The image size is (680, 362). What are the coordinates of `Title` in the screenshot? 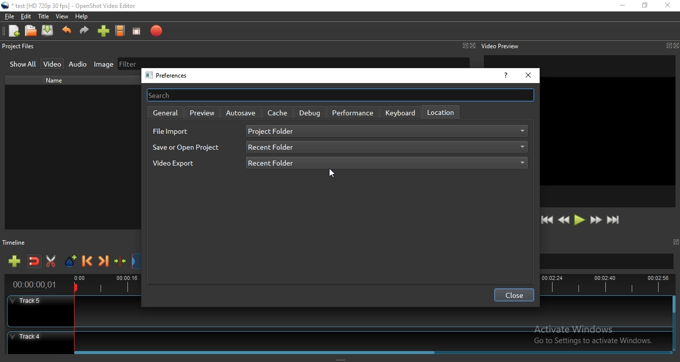 It's located at (44, 16).